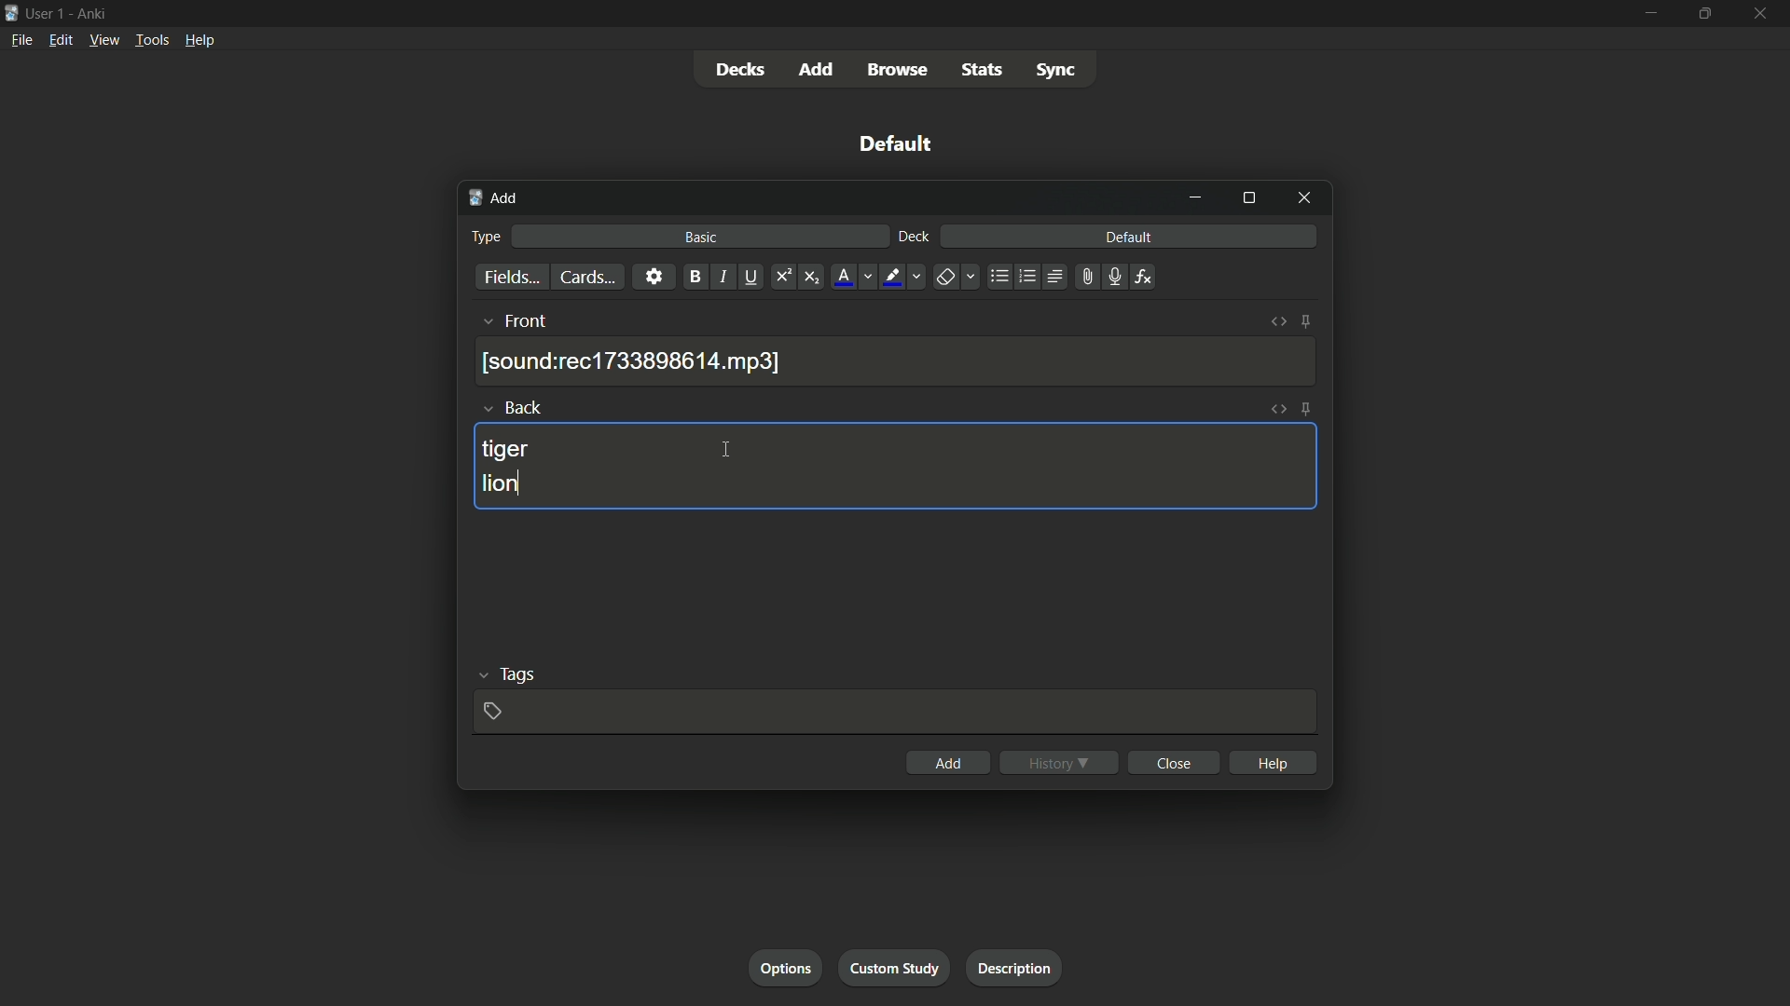 This screenshot has height=1006, width=1790. I want to click on app icon, so click(11, 11).